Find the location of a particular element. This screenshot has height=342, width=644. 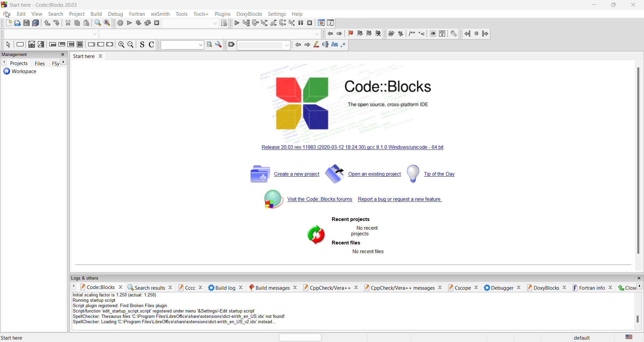

view is located at coordinates (37, 15).